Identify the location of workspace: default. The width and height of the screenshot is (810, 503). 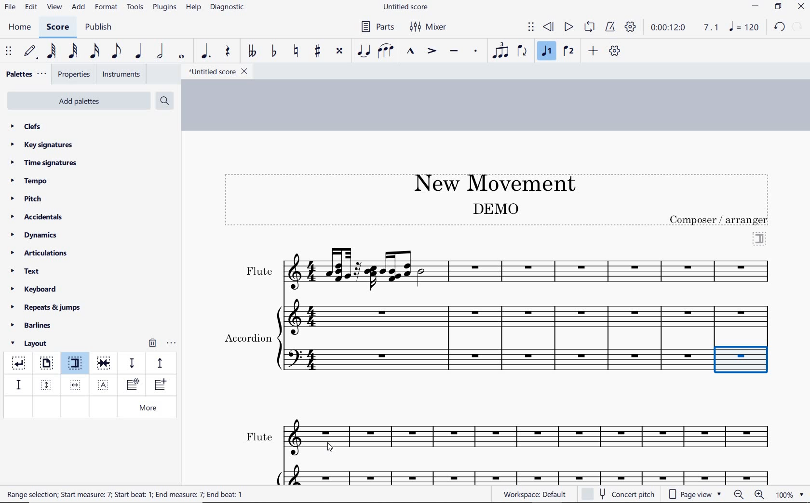
(533, 494).